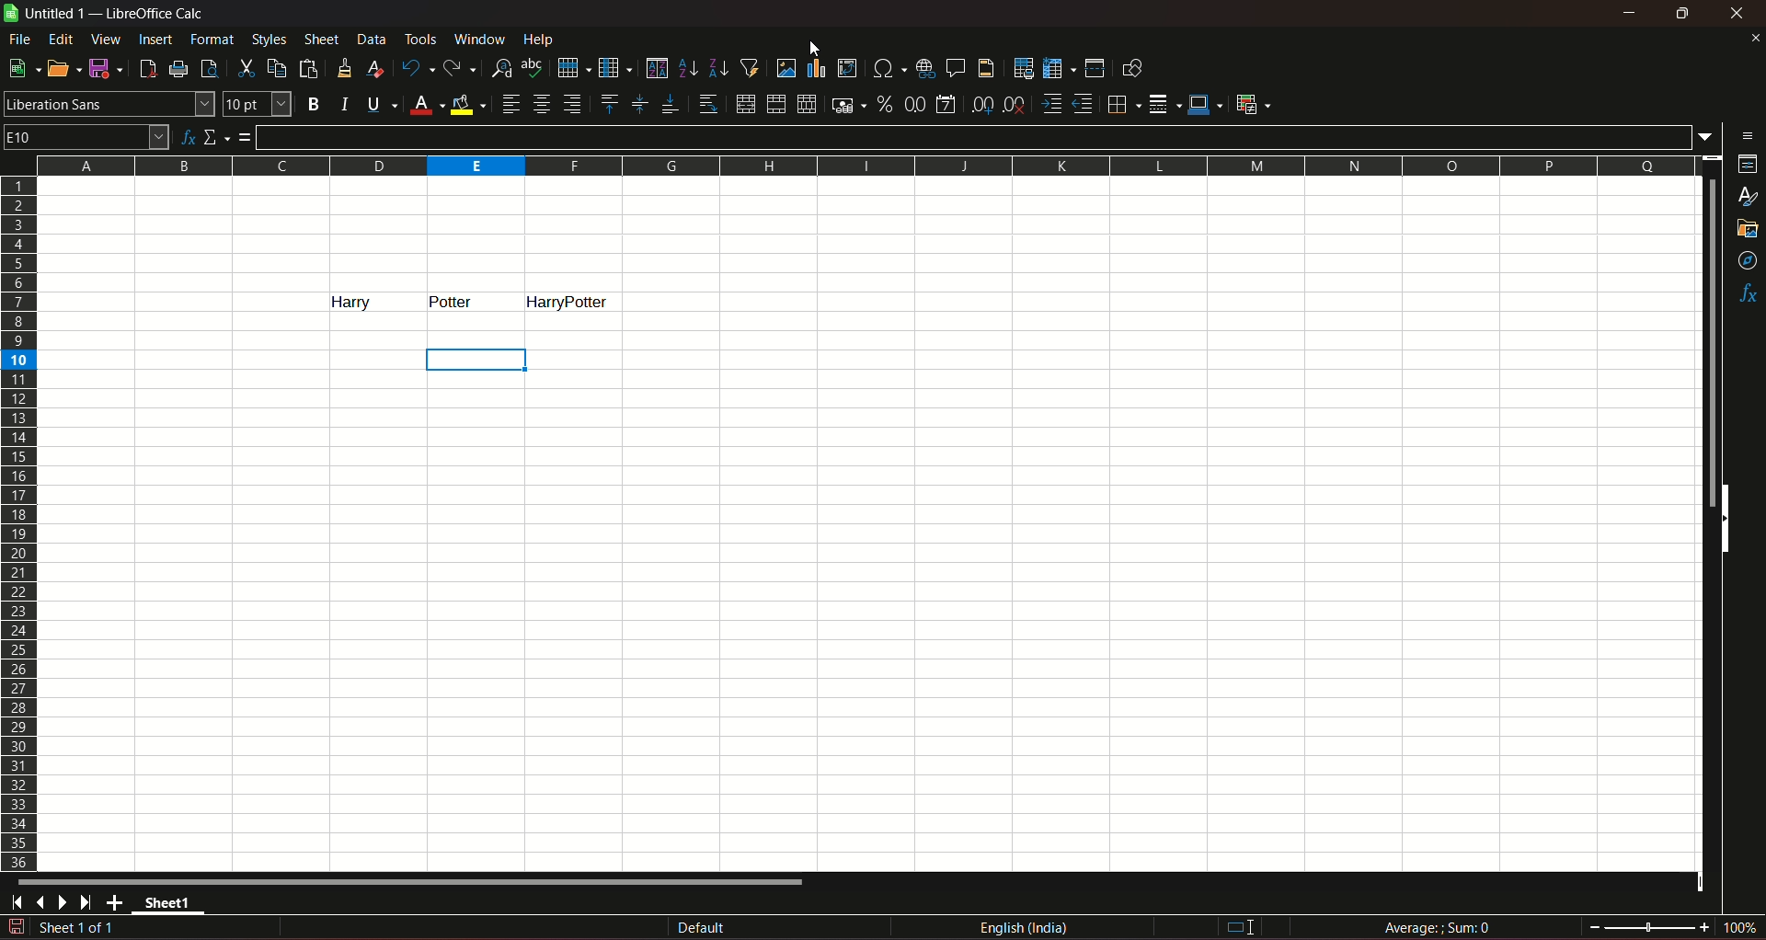  What do you see at coordinates (313, 105) in the screenshot?
I see `bold` at bounding box center [313, 105].